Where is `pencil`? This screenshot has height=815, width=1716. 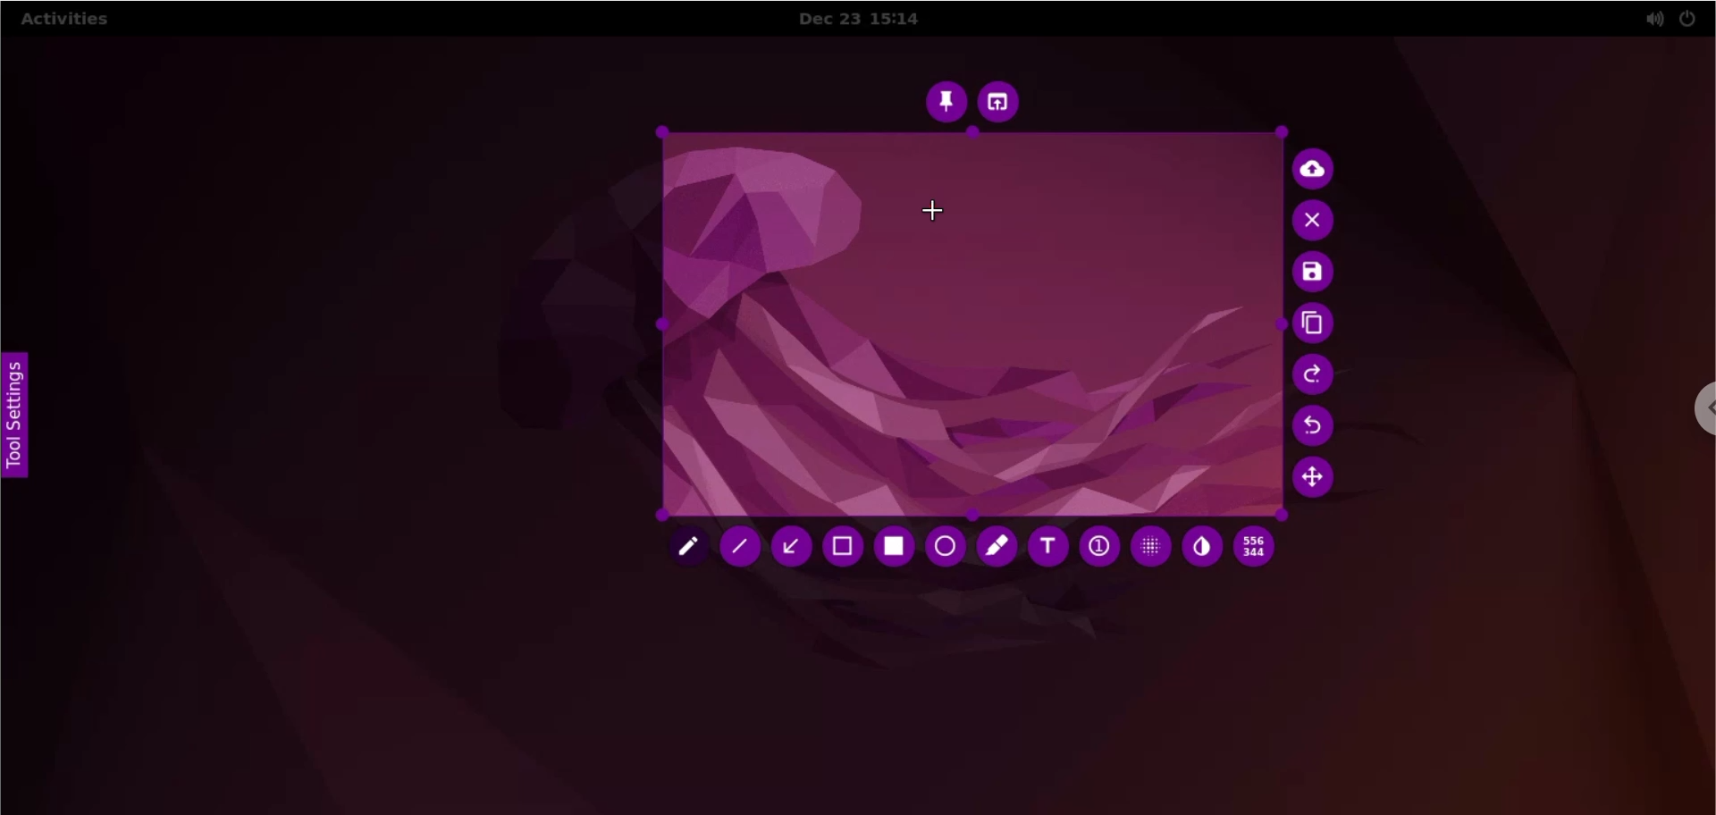
pencil is located at coordinates (686, 547).